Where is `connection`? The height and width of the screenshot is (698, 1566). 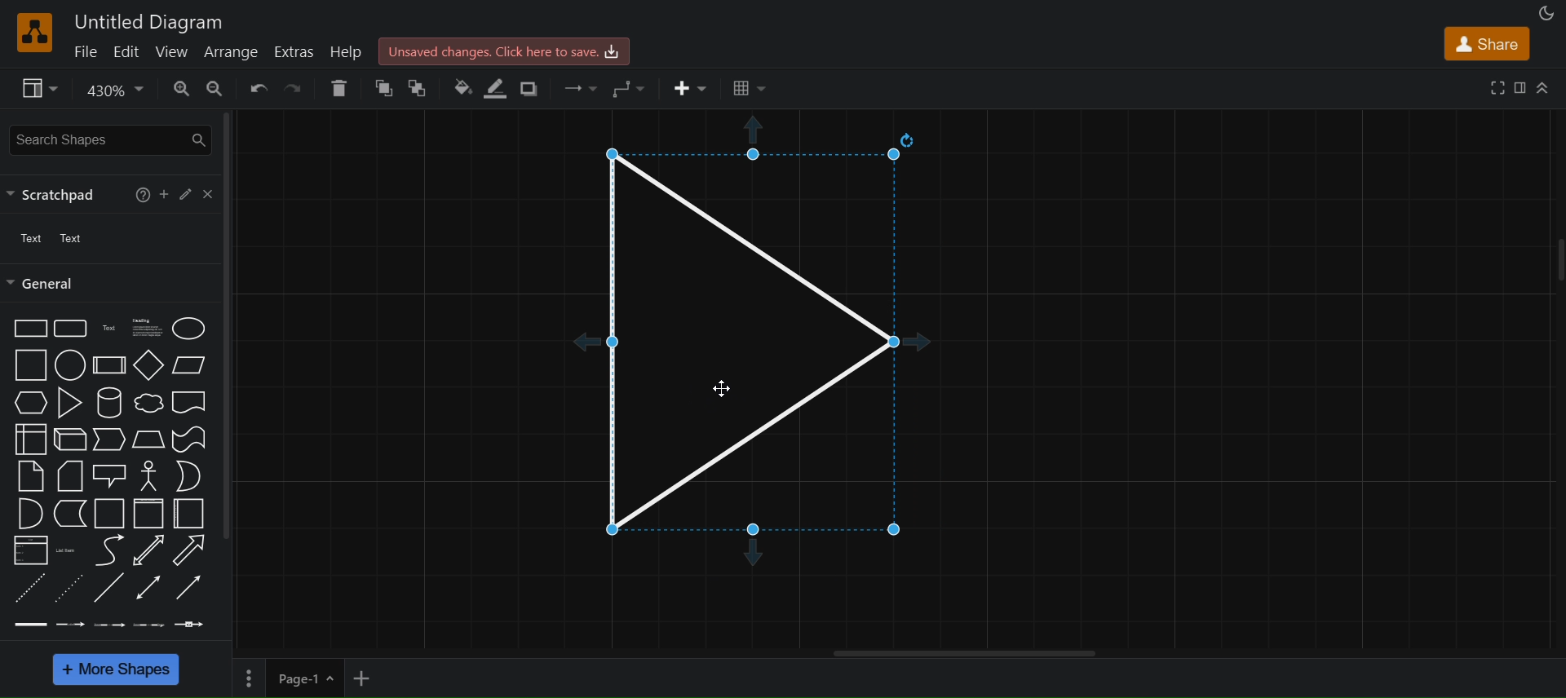
connection is located at coordinates (580, 85).